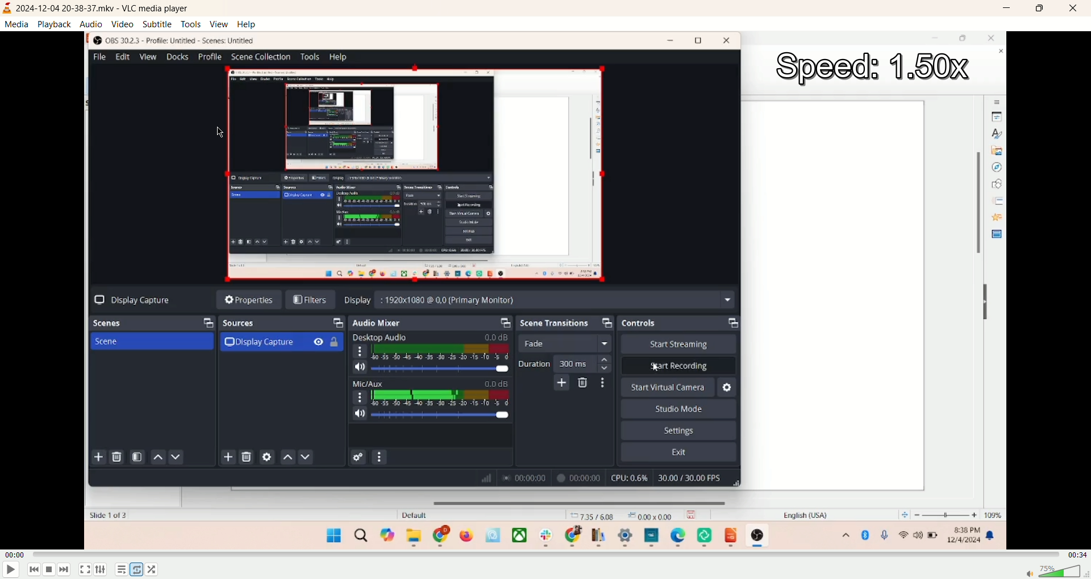 This screenshot has height=579, width=1091. What do you see at coordinates (543, 555) in the screenshot?
I see `progress bar` at bounding box center [543, 555].